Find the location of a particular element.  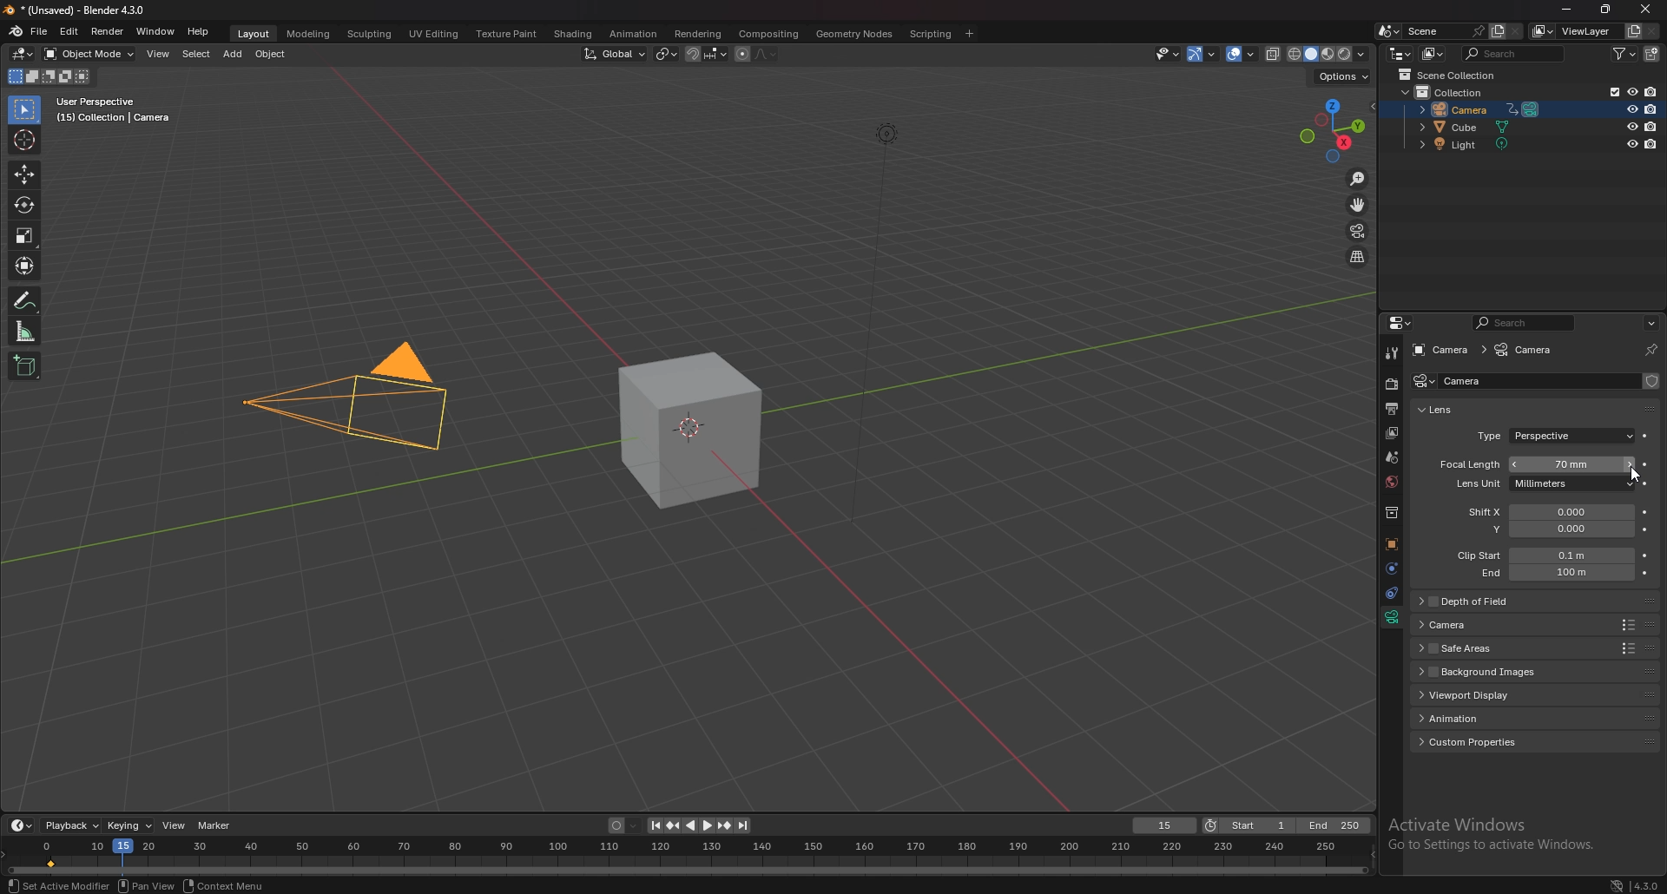

camera is located at coordinates (1441, 350).